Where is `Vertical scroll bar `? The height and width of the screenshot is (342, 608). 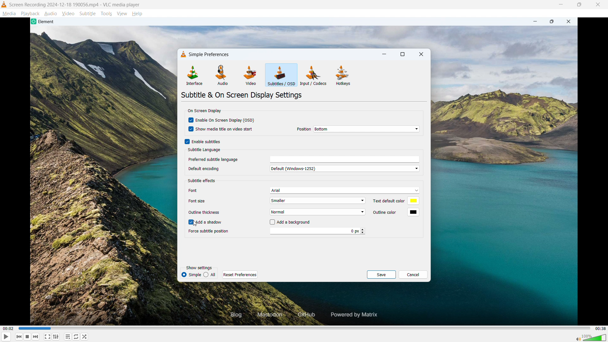
Vertical scroll bar  is located at coordinates (423, 163).